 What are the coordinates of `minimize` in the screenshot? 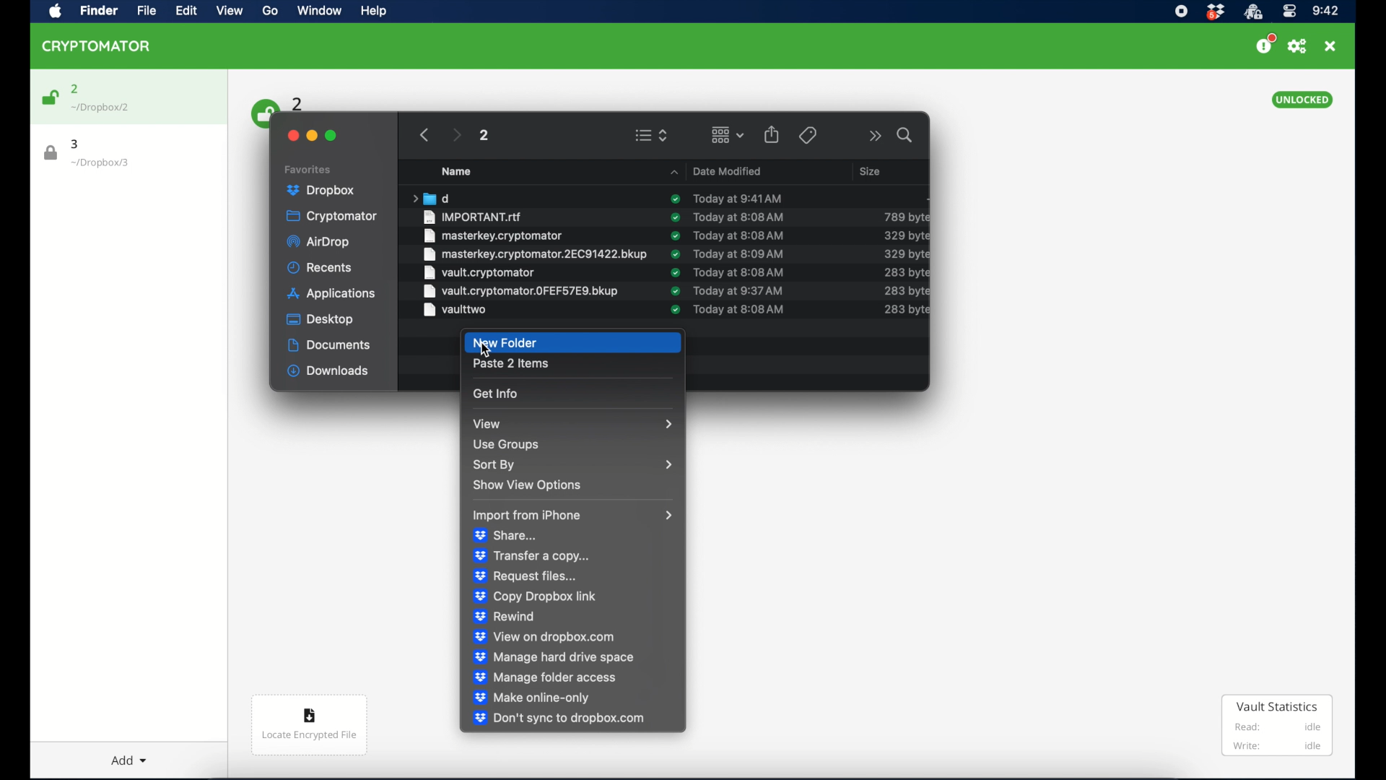 It's located at (312, 136).